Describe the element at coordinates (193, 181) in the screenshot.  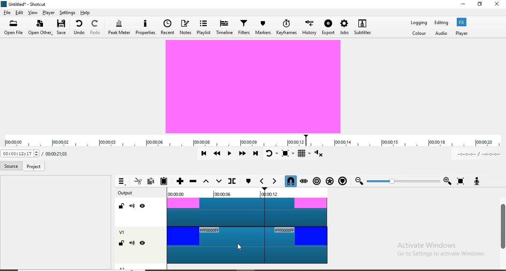
I see `Ripple delete` at that location.